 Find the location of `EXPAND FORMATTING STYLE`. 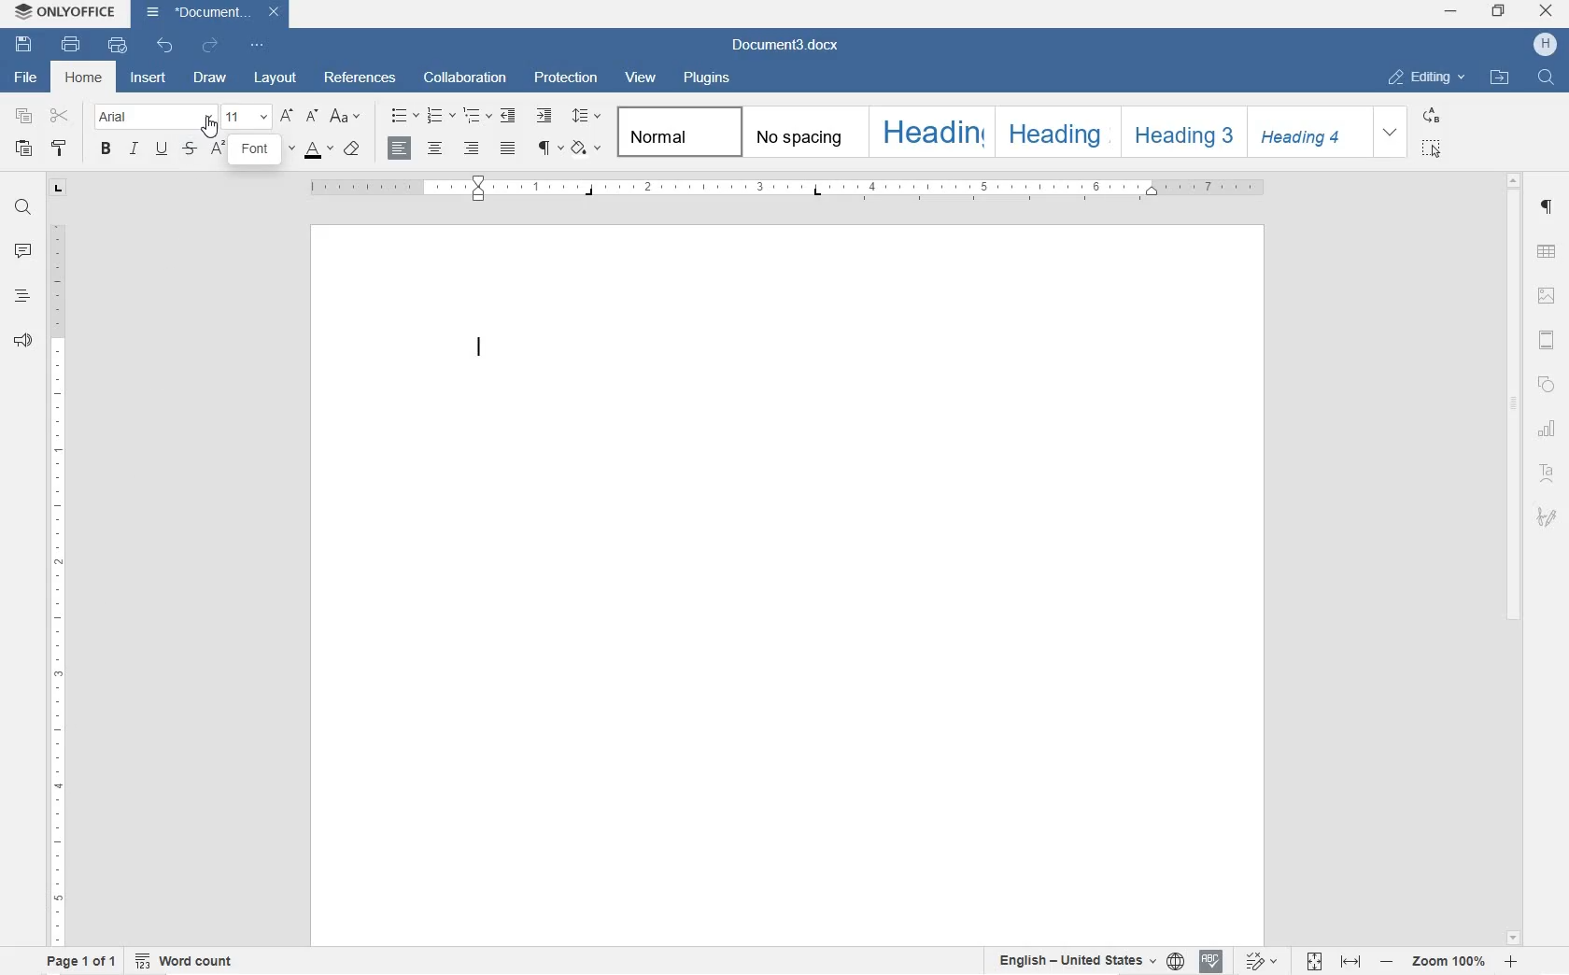

EXPAND FORMATTING STYLE is located at coordinates (1392, 133).